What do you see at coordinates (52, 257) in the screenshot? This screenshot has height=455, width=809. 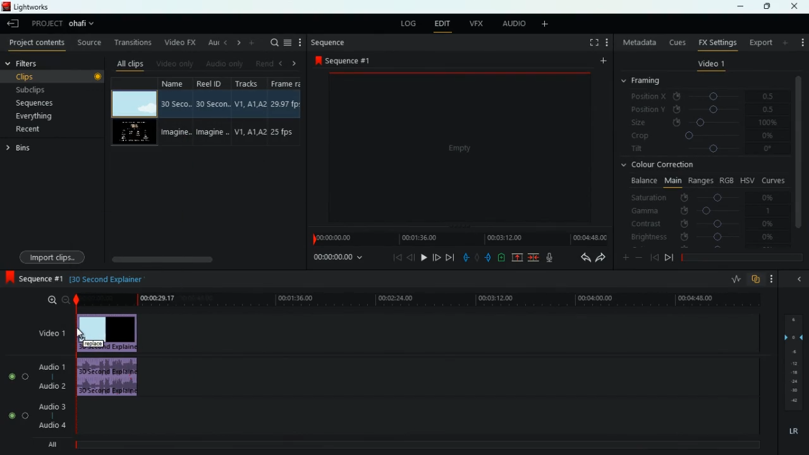 I see `import clips` at bounding box center [52, 257].